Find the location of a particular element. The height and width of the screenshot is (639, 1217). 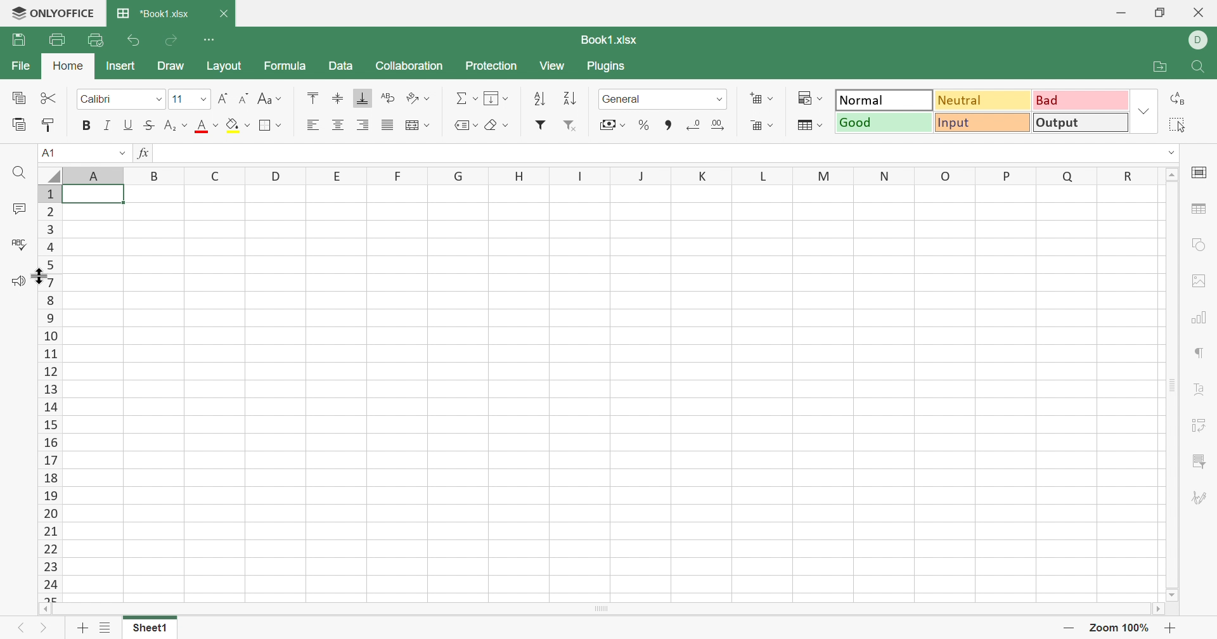

fx is located at coordinates (142, 152).